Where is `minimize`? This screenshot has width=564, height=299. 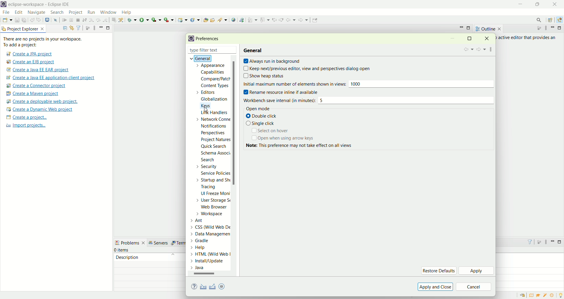 minimize is located at coordinates (461, 27).